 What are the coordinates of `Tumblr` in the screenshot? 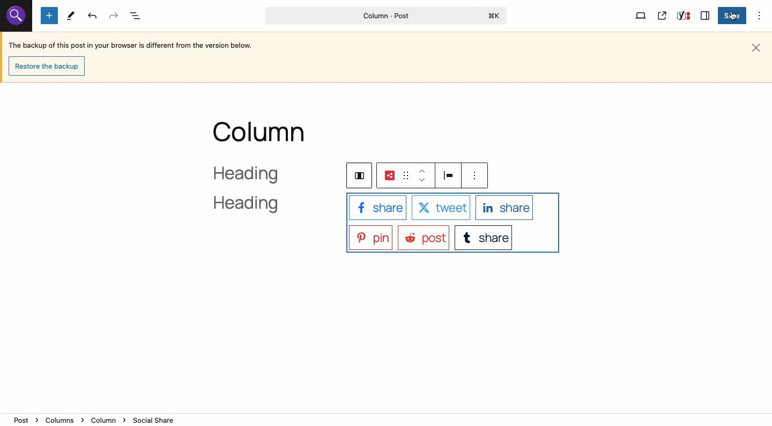 It's located at (485, 237).